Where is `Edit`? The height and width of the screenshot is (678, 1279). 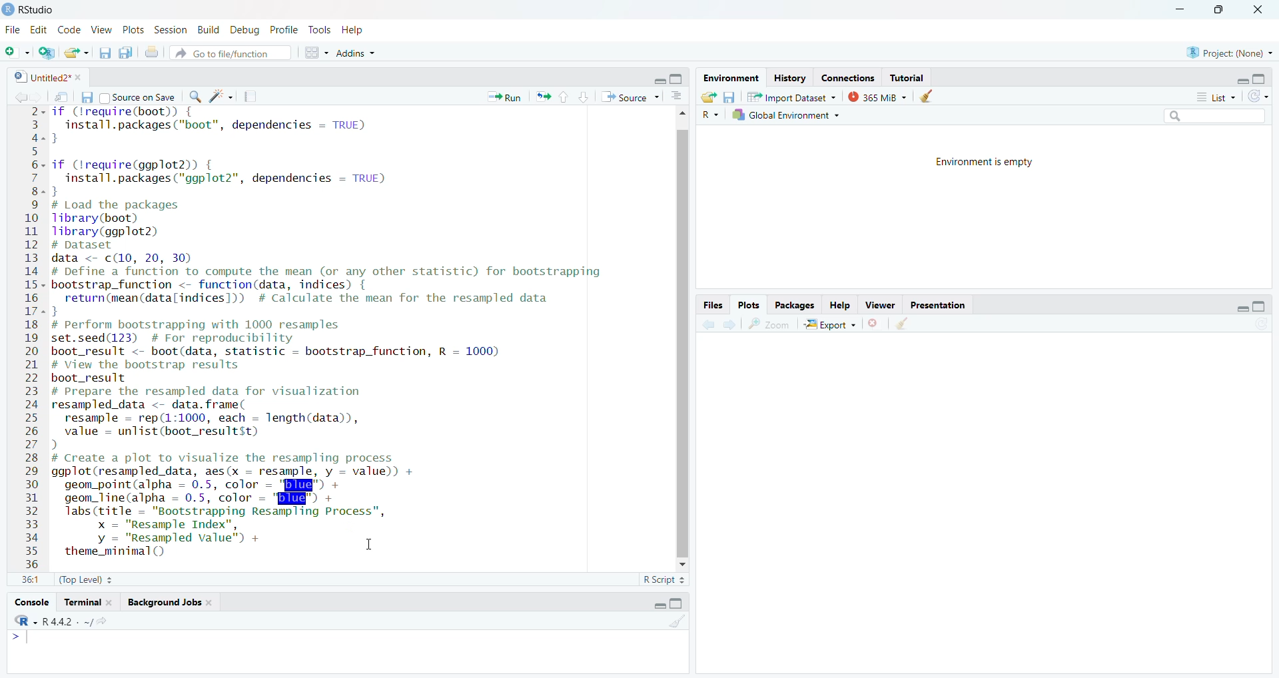
Edit is located at coordinates (38, 30).